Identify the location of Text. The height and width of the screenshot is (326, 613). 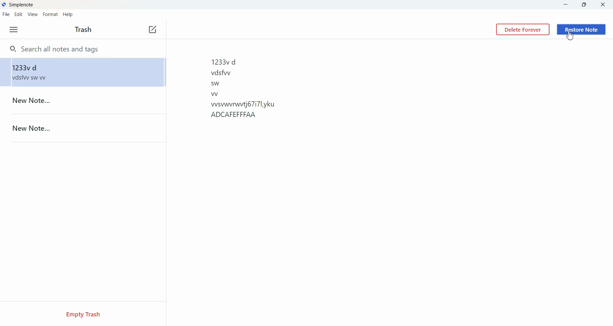
(83, 30).